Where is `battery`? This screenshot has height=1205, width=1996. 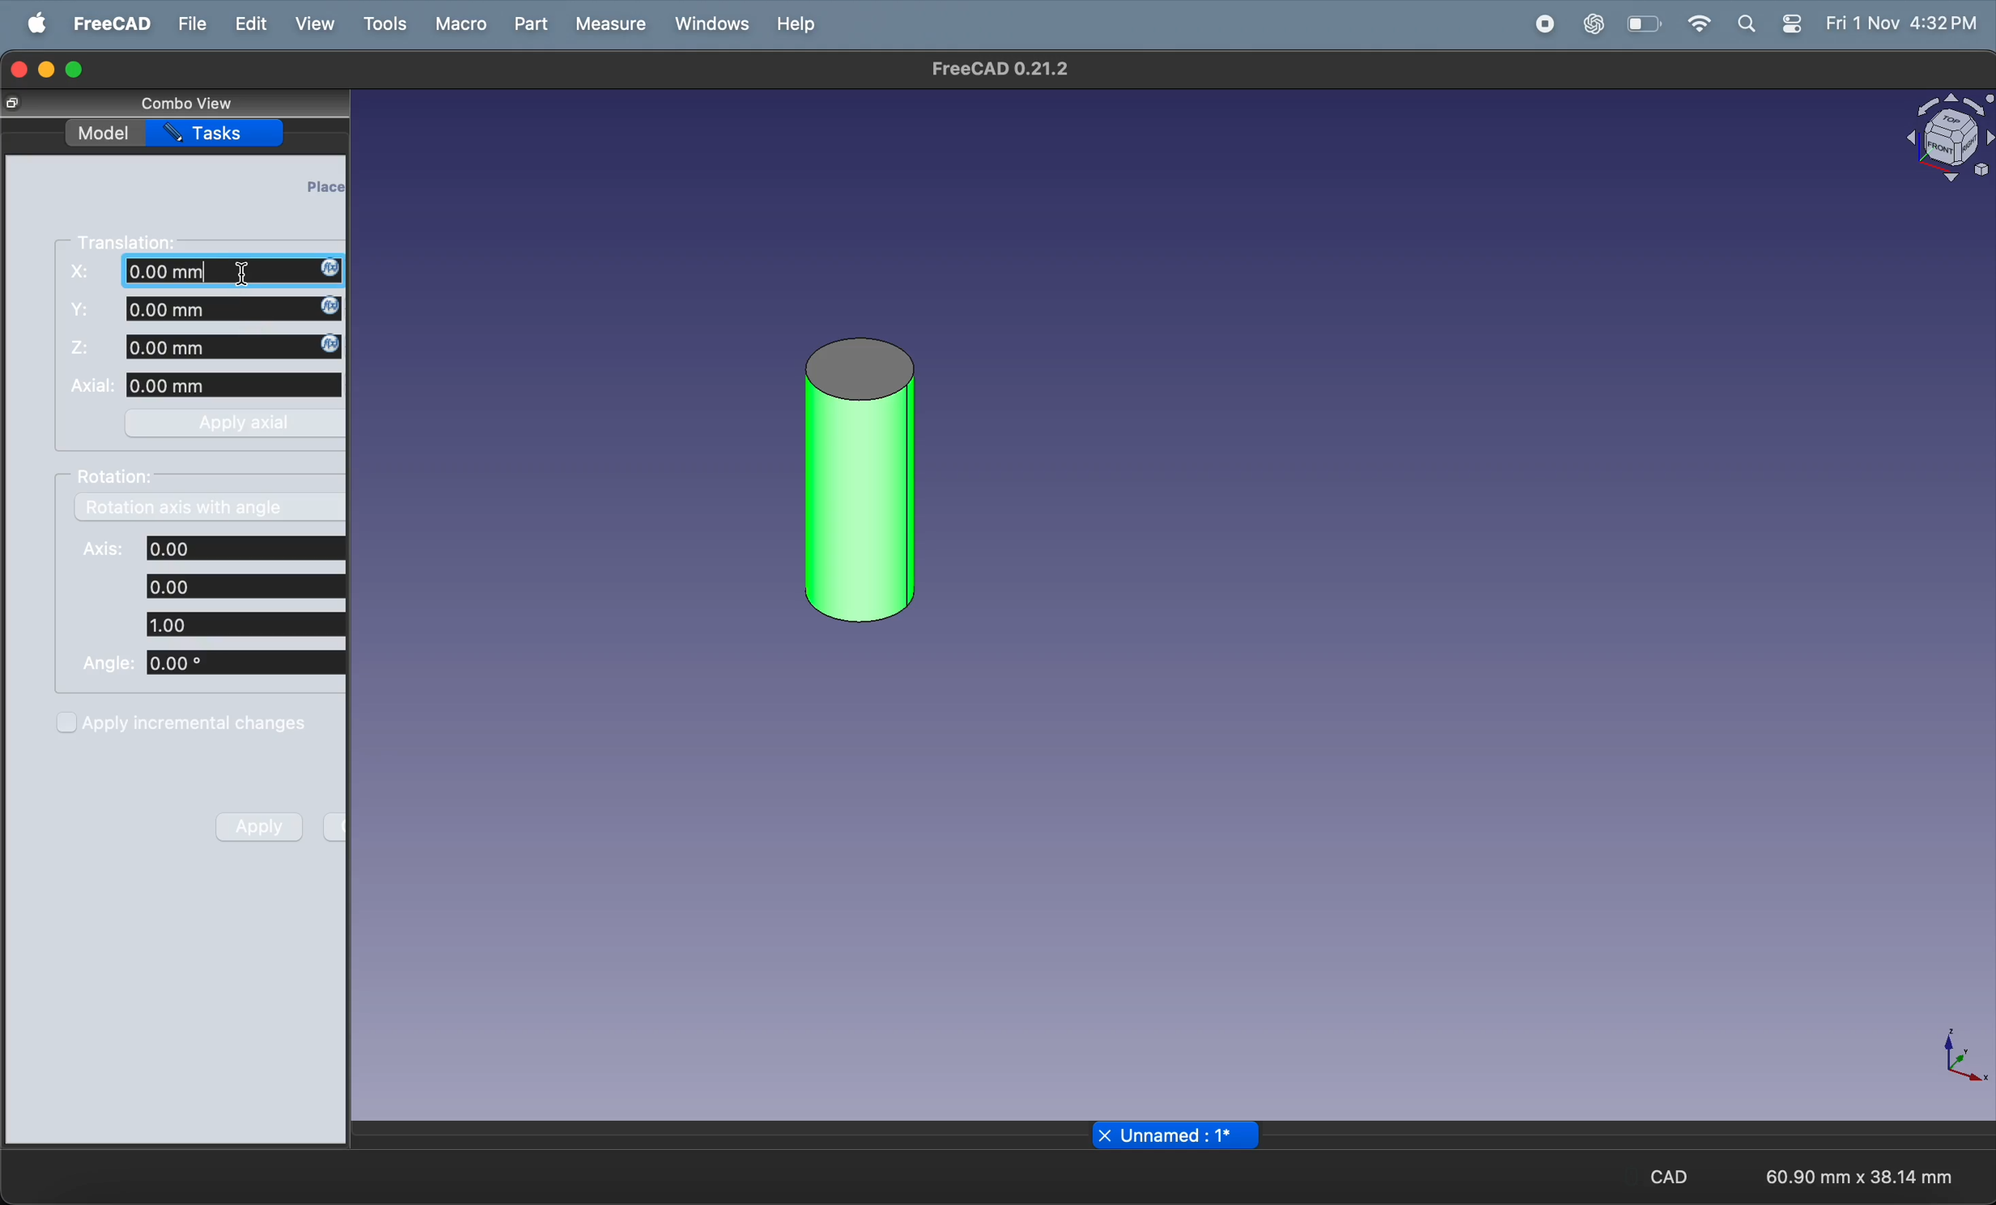 battery is located at coordinates (1642, 25).